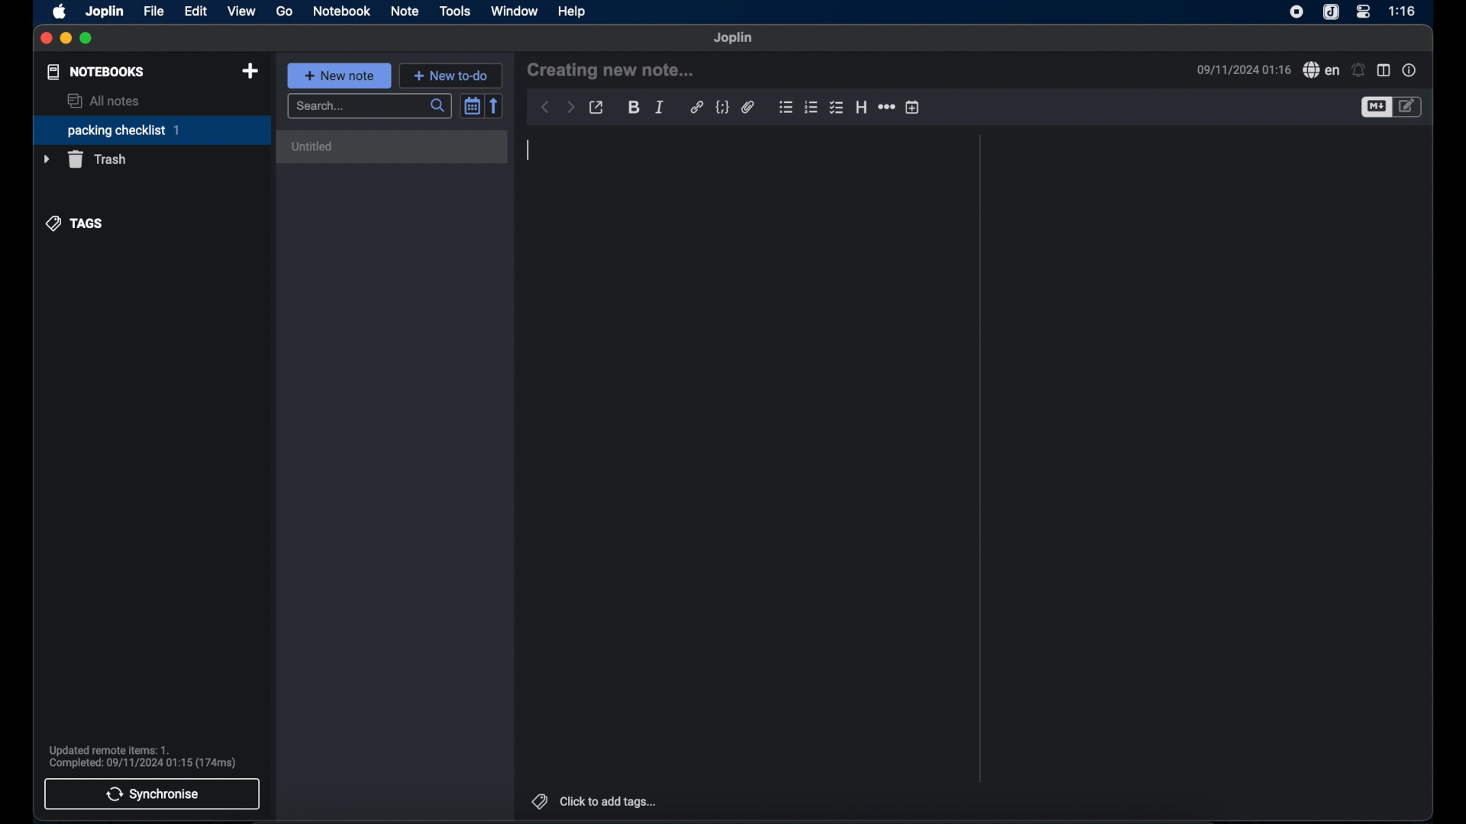 The width and height of the screenshot is (1466, 824). I want to click on click to add tags, so click(595, 800).